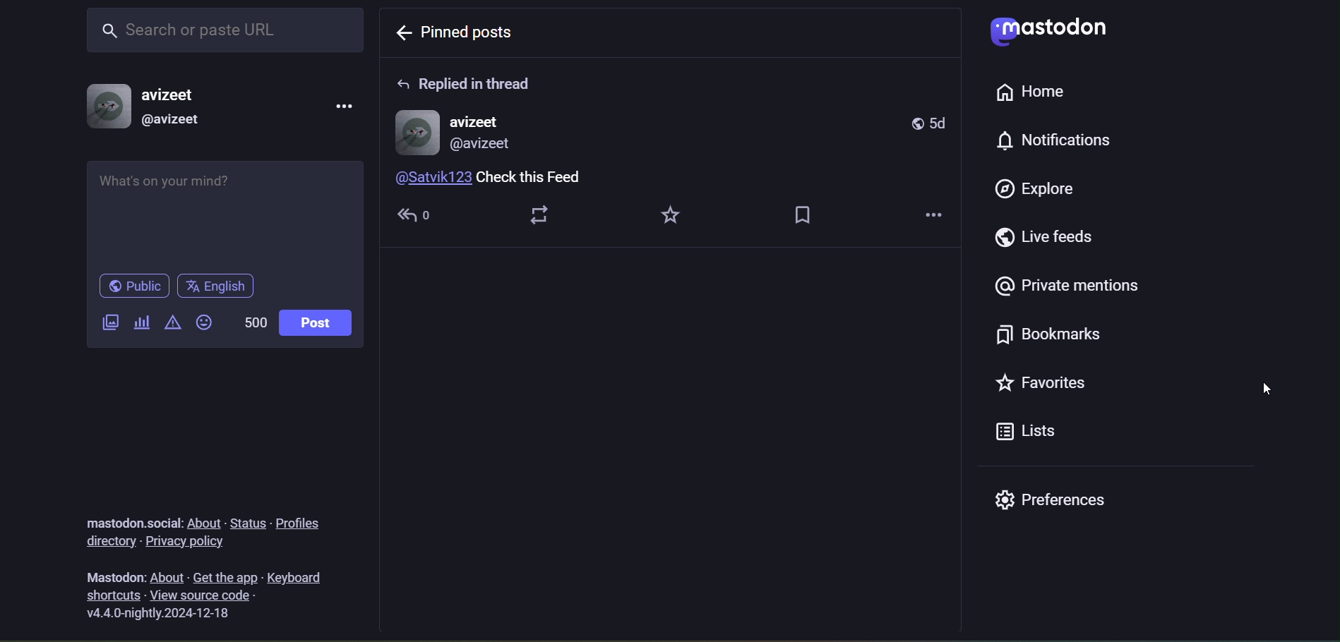  What do you see at coordinates (196, 542) in the screenshot?
I see `privacy policy` at bounding box center [196, 542].